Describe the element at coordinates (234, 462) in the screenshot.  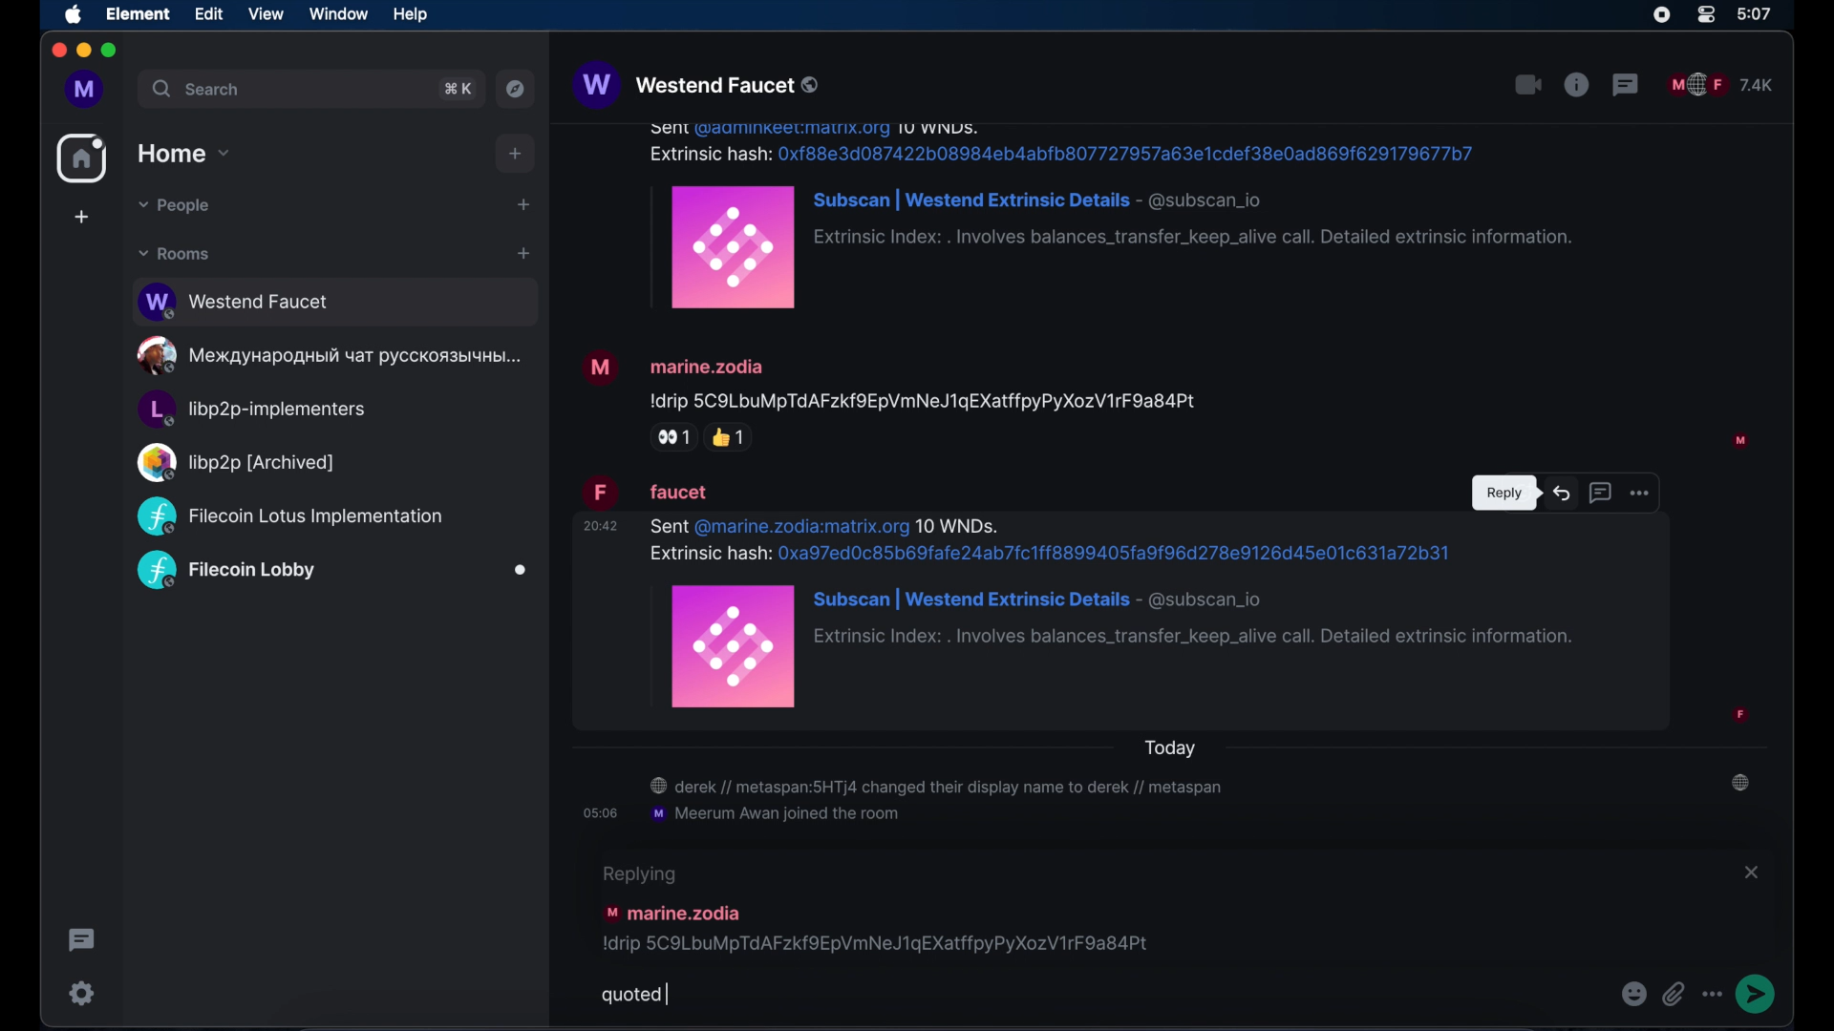
I see `public room` at that location.